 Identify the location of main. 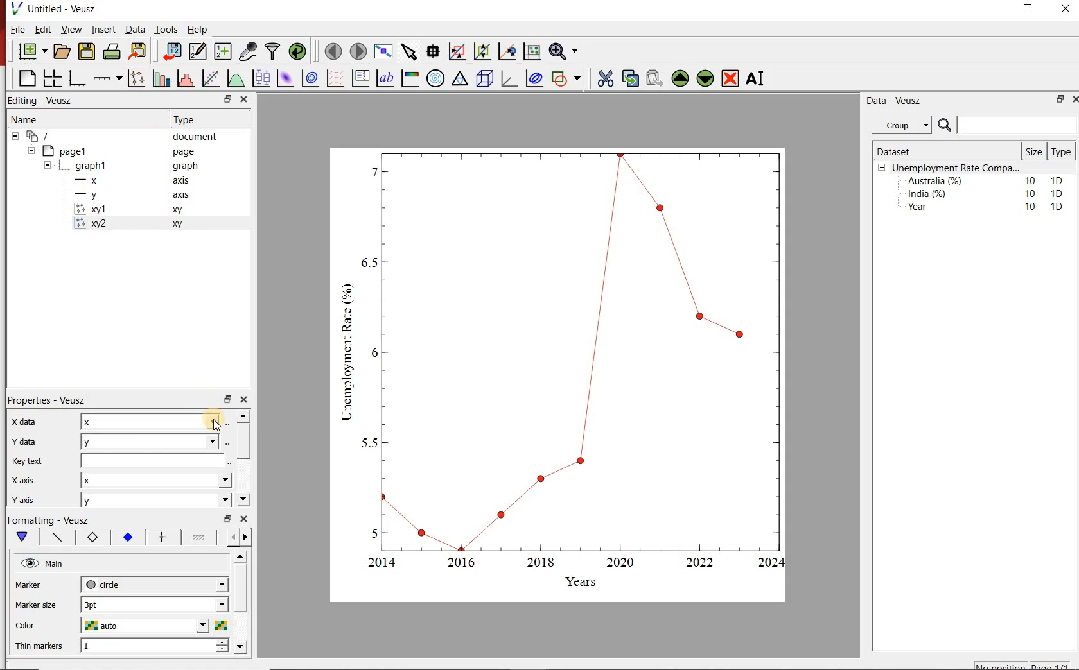
(25, 537).